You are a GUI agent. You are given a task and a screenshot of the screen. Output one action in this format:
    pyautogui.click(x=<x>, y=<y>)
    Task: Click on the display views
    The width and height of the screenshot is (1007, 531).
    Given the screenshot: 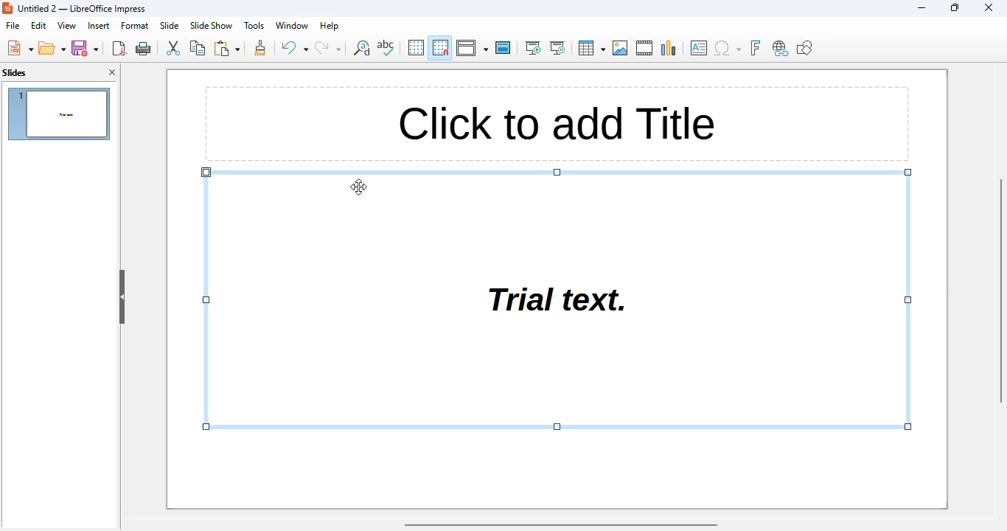 What is the action you would take?
    pyautogui.click(x=473, y=48)
    